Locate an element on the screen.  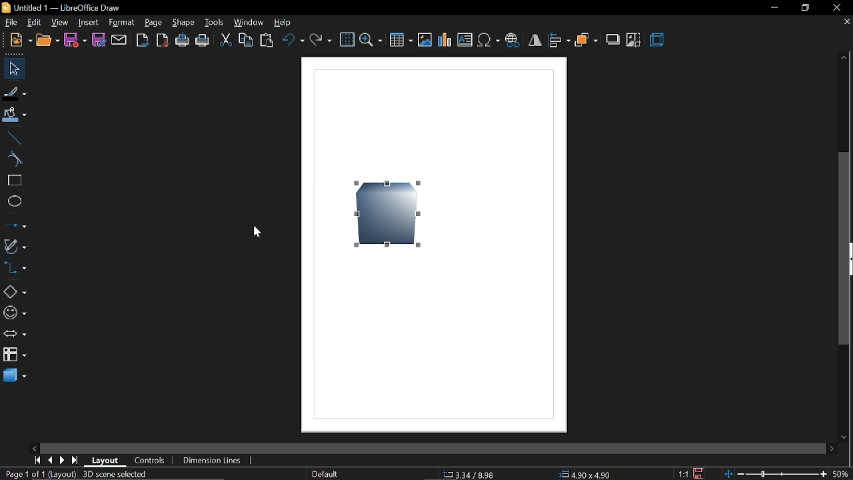
rectangle is located at coordinates (14, 181).